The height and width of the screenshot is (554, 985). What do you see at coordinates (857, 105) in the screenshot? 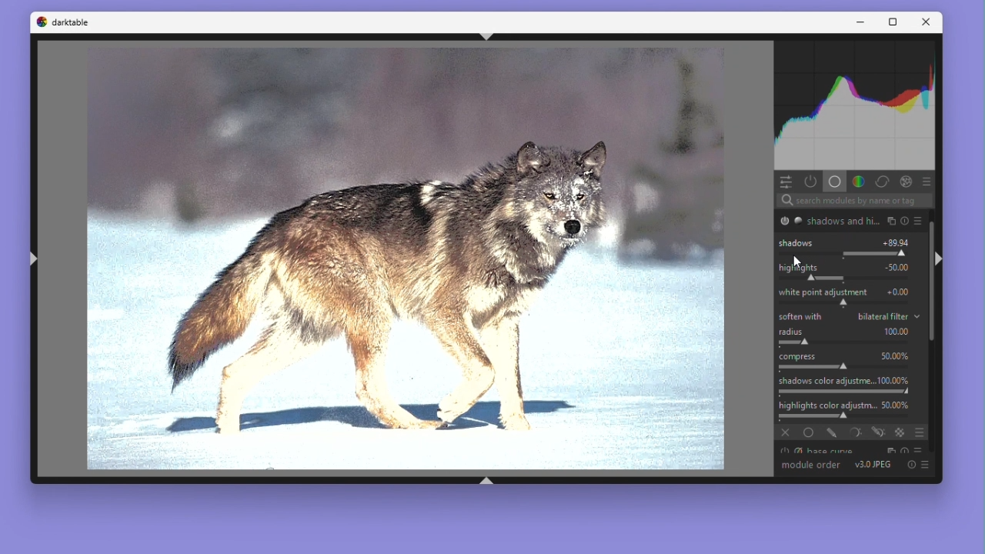
I see `Histogram` at bounding box center [857, 105].